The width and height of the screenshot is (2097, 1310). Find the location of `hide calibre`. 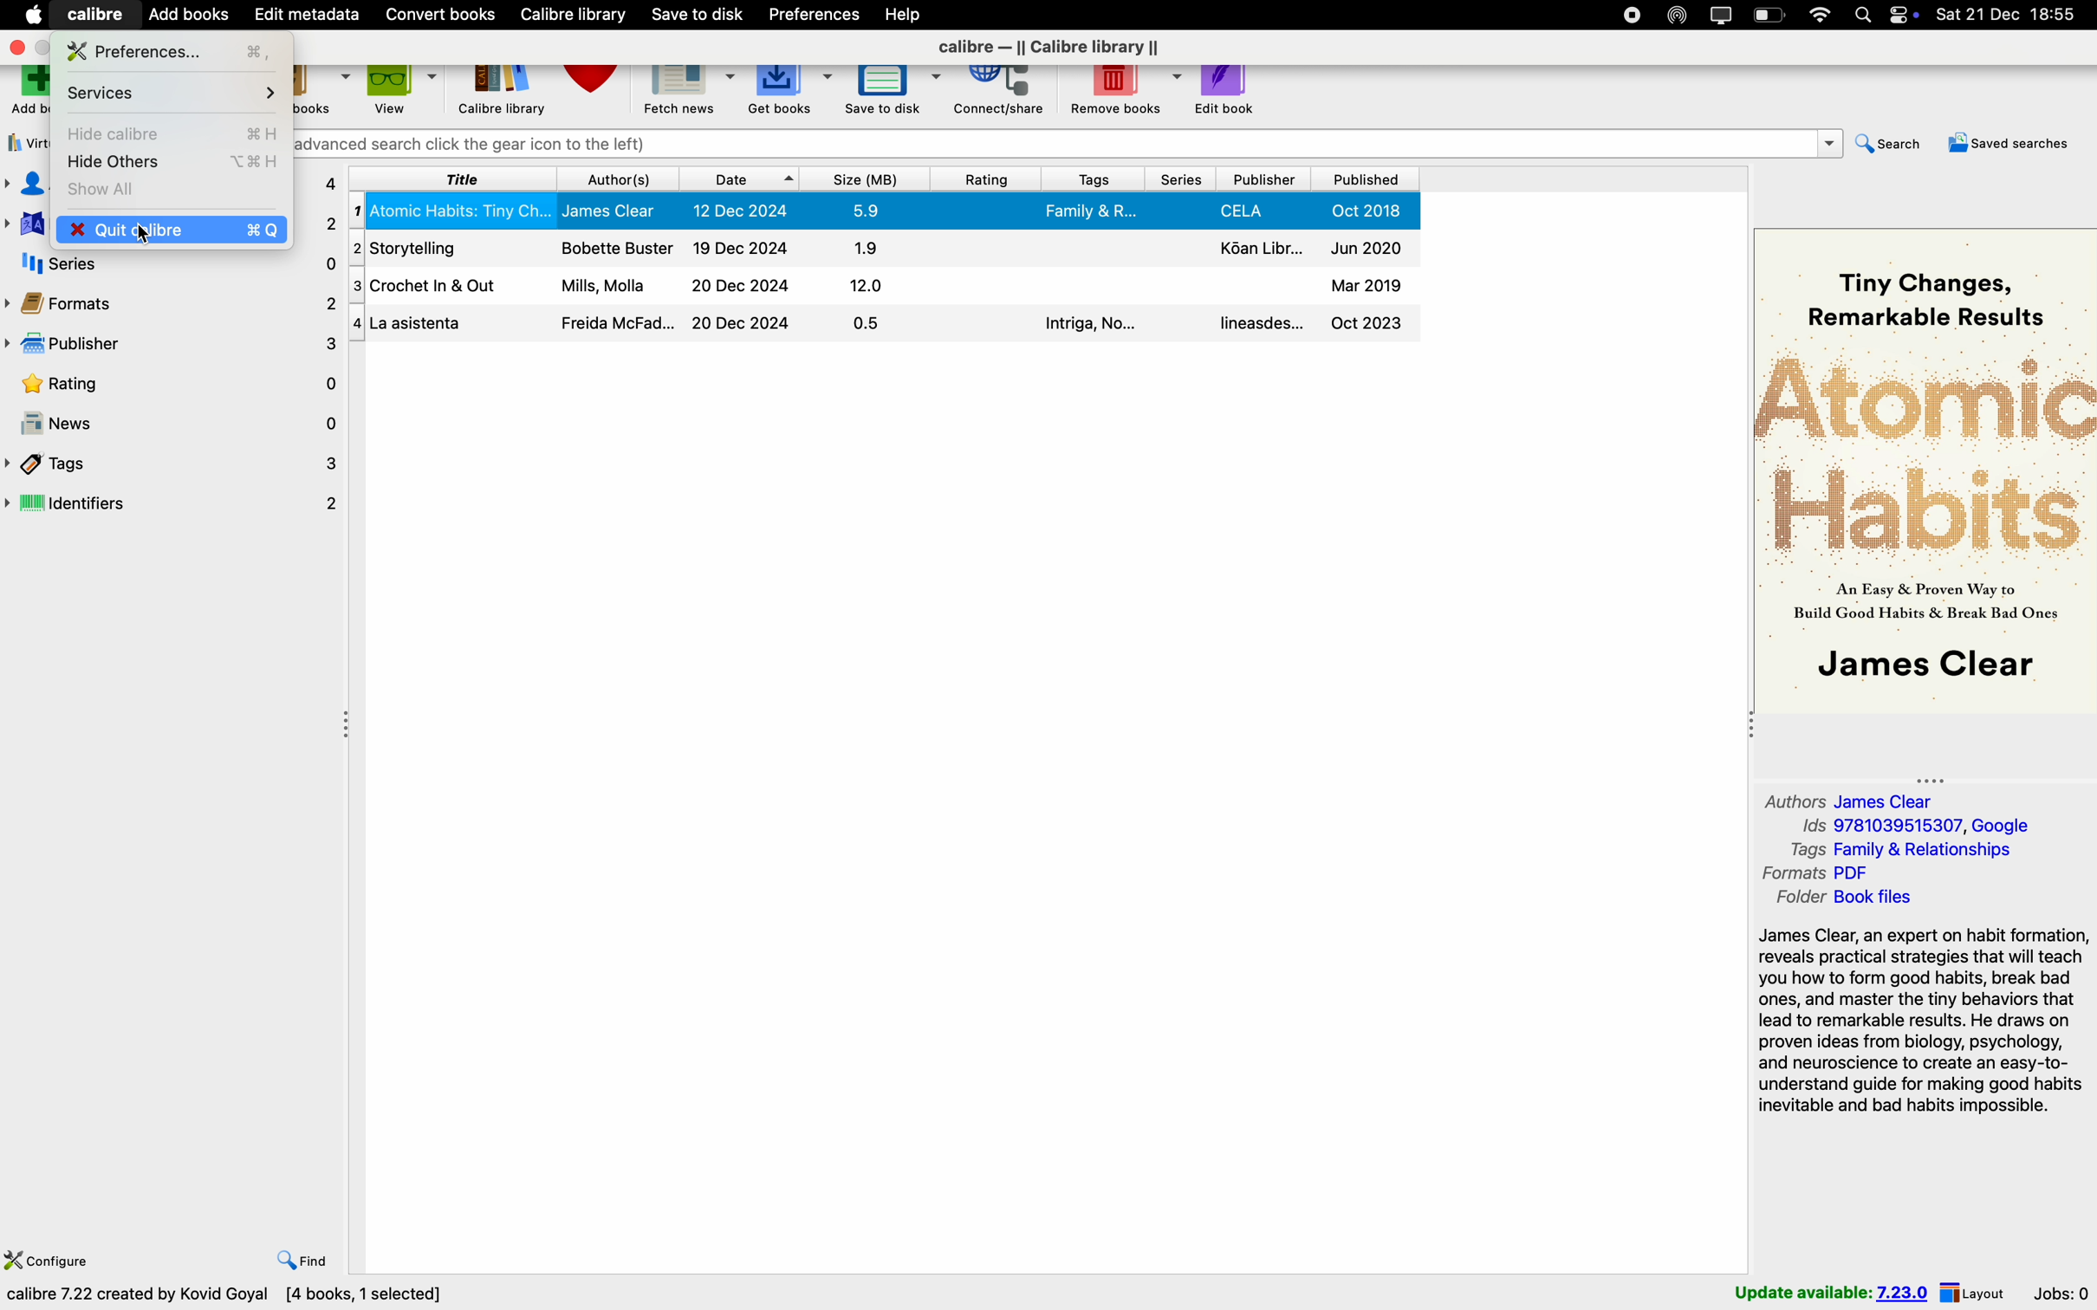

hide calibre is located at coordinates (170, 135).